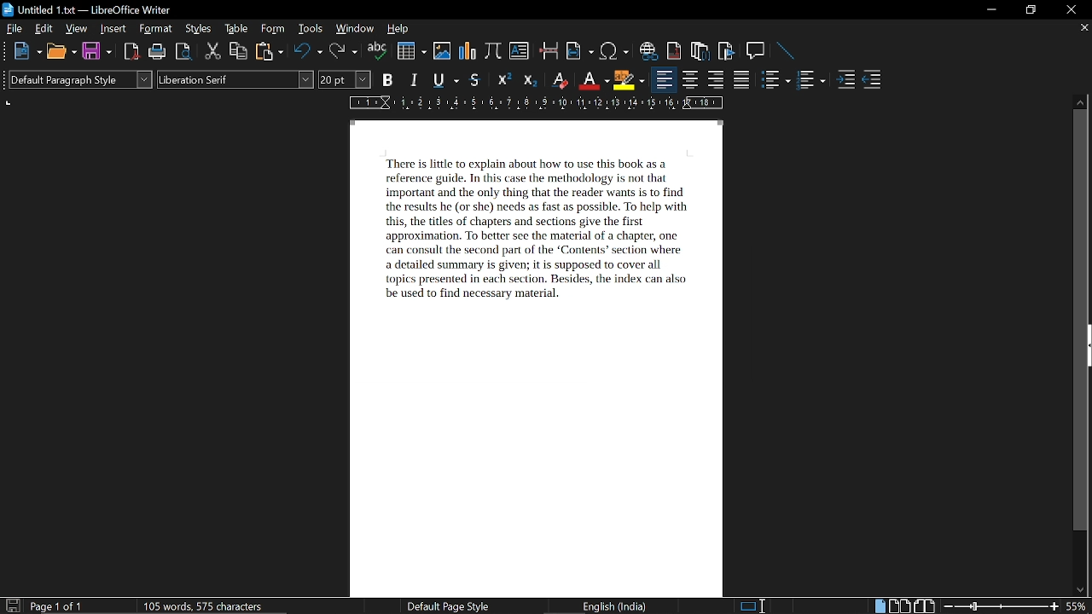 This screenshot has height=614, width=1092. Describe the element at coordinates (535, 101) in the screenshot. I see `scale` at that location.